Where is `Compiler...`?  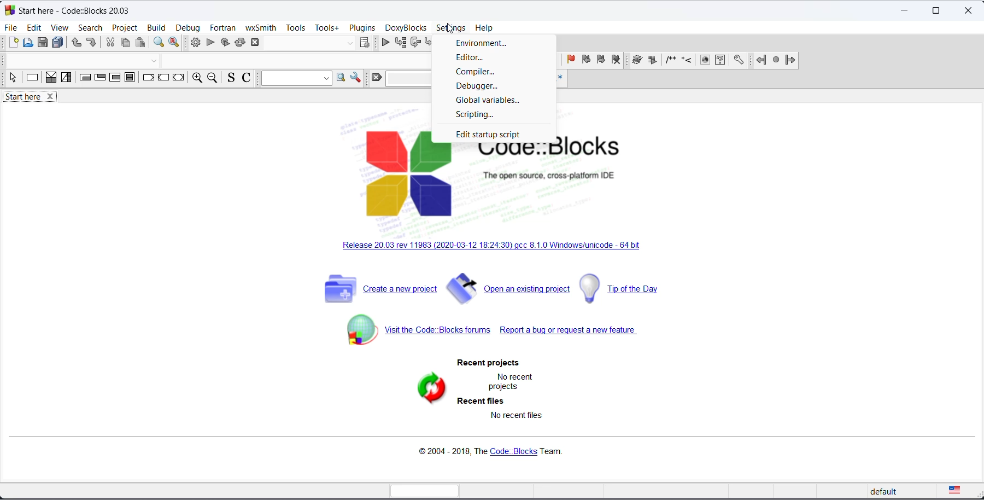
Compiler... is located at coordinates (479, 72).